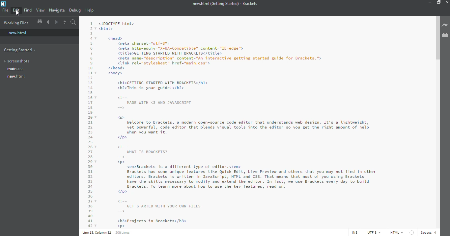 The width and height of the screenshot is (450, 236). What do you see at coordinates (374, 232) in the screenshot?
I see `utf` at bounding box center [374, 232].